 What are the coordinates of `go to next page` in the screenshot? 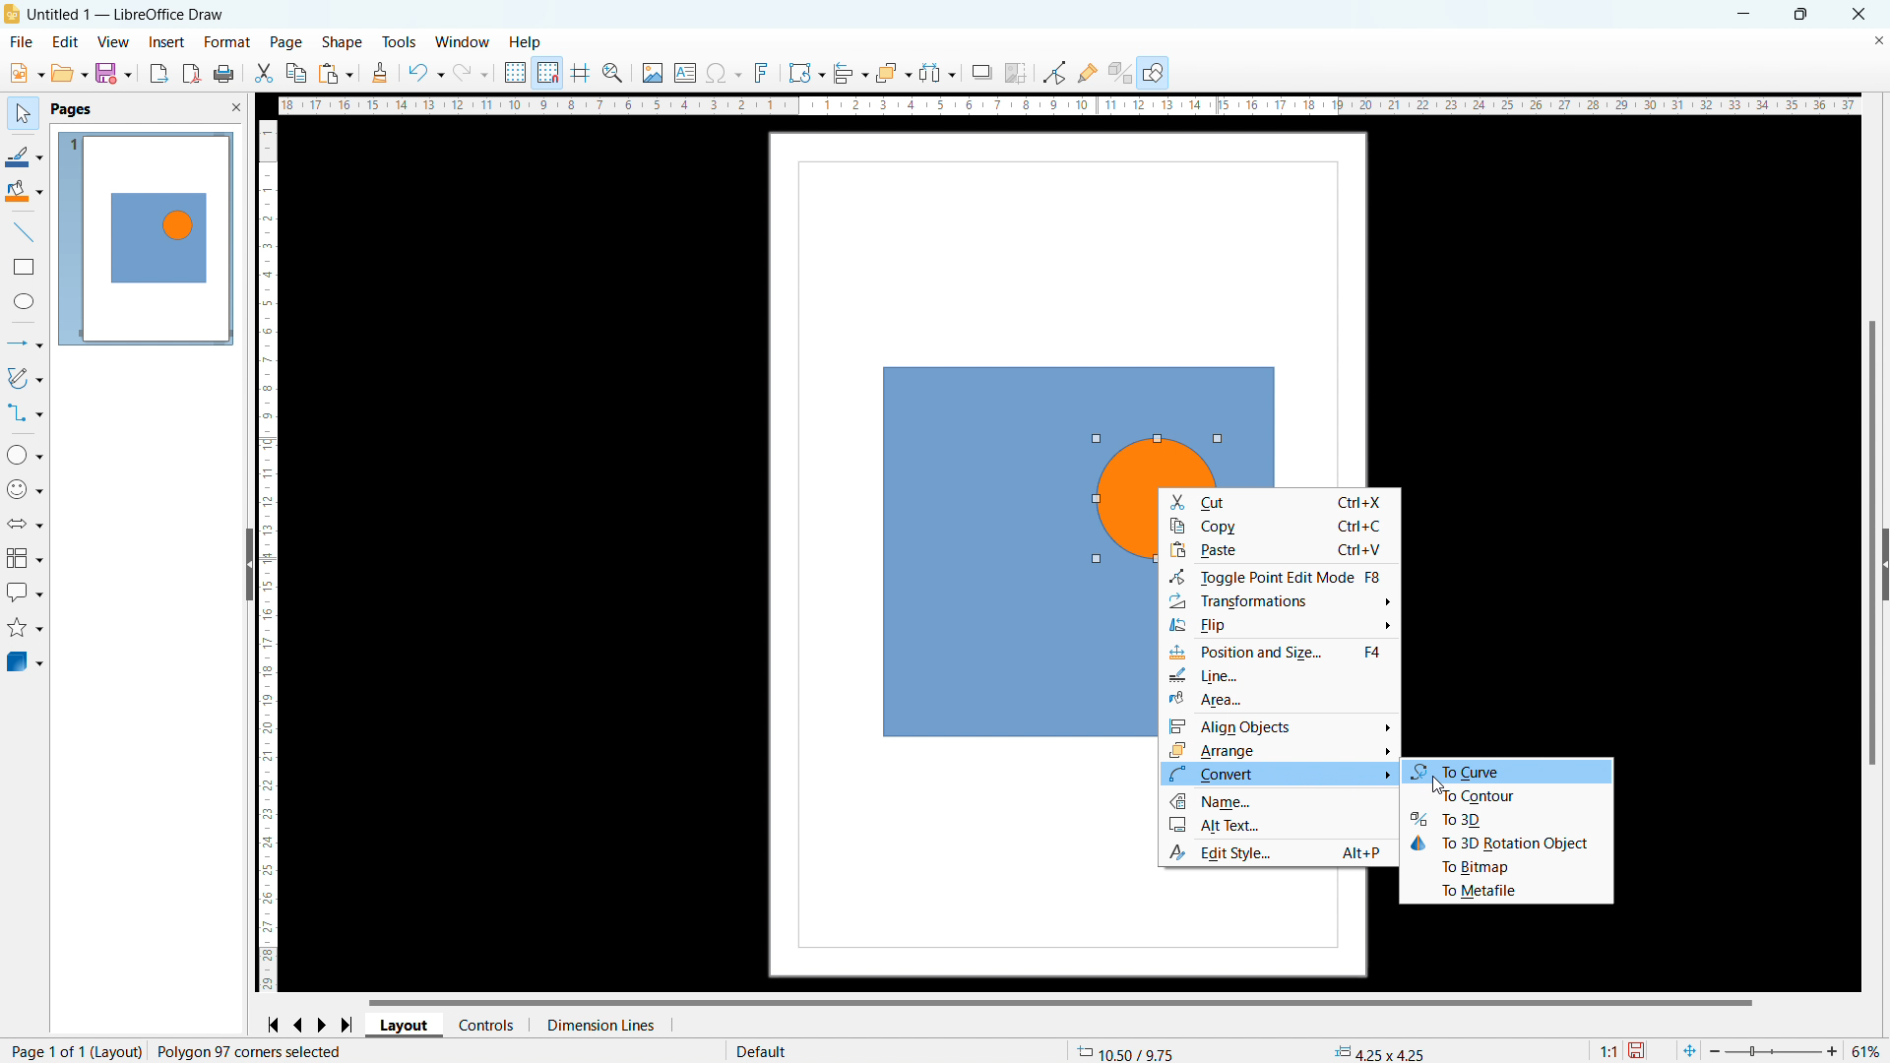 It's located at (322, 1025).